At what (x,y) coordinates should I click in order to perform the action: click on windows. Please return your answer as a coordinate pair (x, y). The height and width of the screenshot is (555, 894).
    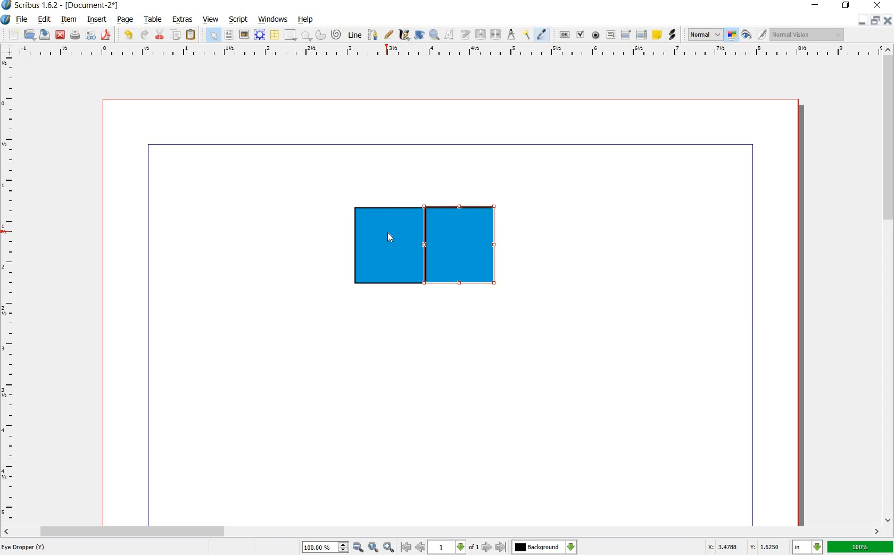
    Looking at the image, I should click on (274, 20).